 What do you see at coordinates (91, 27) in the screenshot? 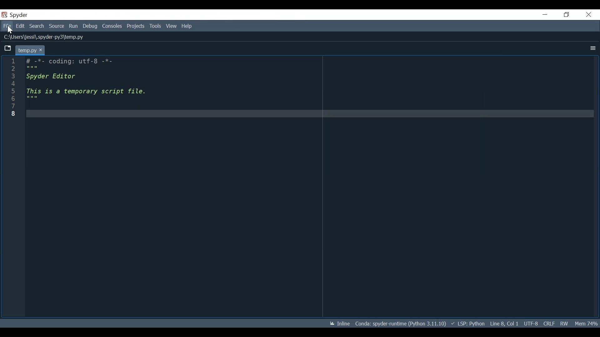
I see `Debug` at bounding box center [91, 27].